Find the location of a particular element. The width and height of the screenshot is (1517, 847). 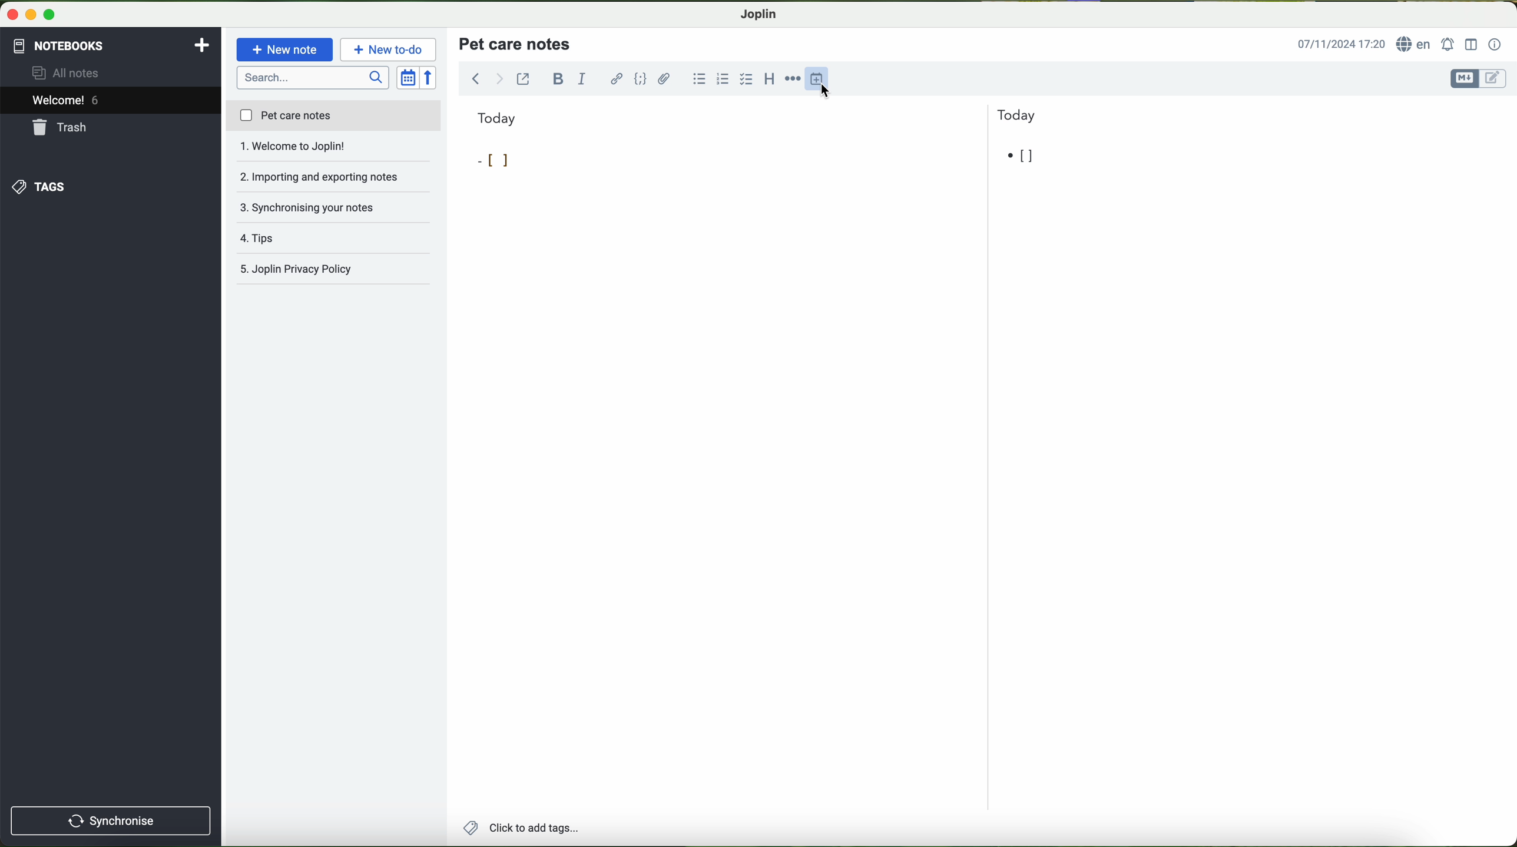

inputs is located at coordinates (528, 161).